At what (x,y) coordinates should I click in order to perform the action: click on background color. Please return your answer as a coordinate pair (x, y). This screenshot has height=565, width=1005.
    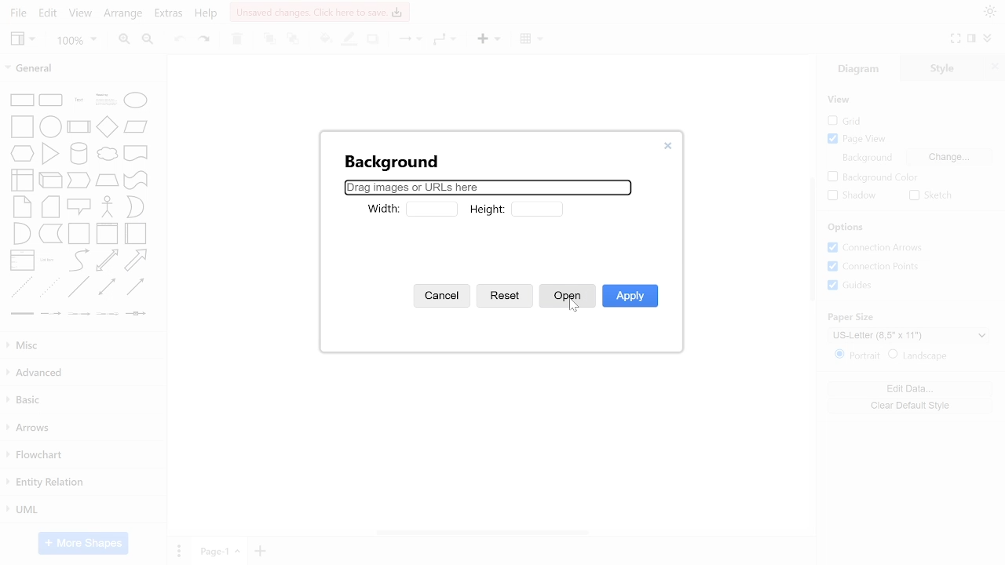
    Looking at the image, I should click on (872, 177).